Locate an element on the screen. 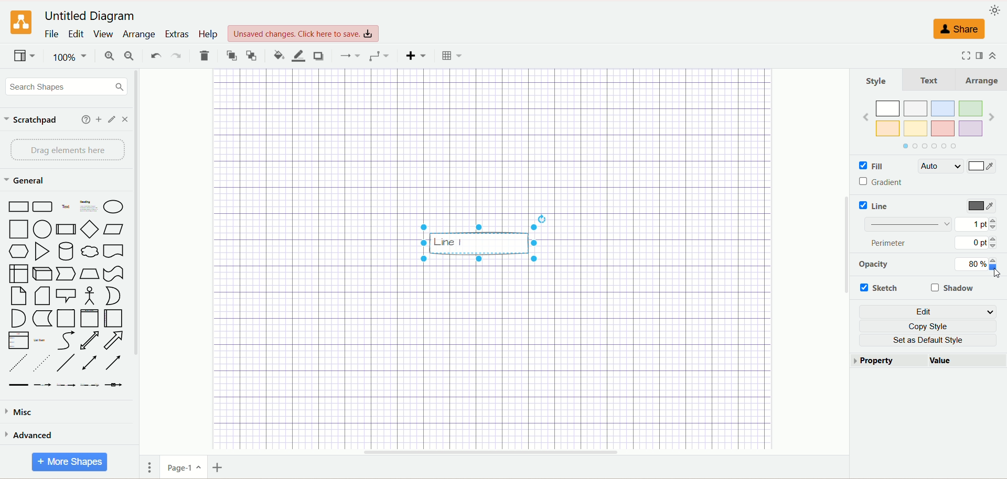 The height and width of the screenshot is (479, 1007). Diamond is located at coordinates (89, 229).